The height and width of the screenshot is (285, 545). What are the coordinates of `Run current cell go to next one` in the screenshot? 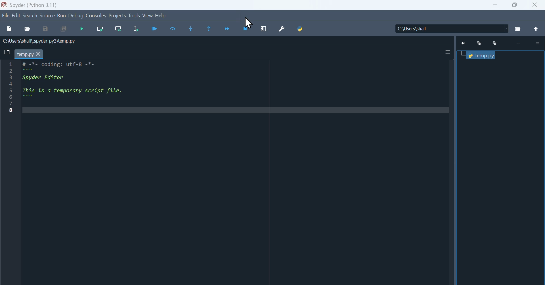 It's located at (118, 29).